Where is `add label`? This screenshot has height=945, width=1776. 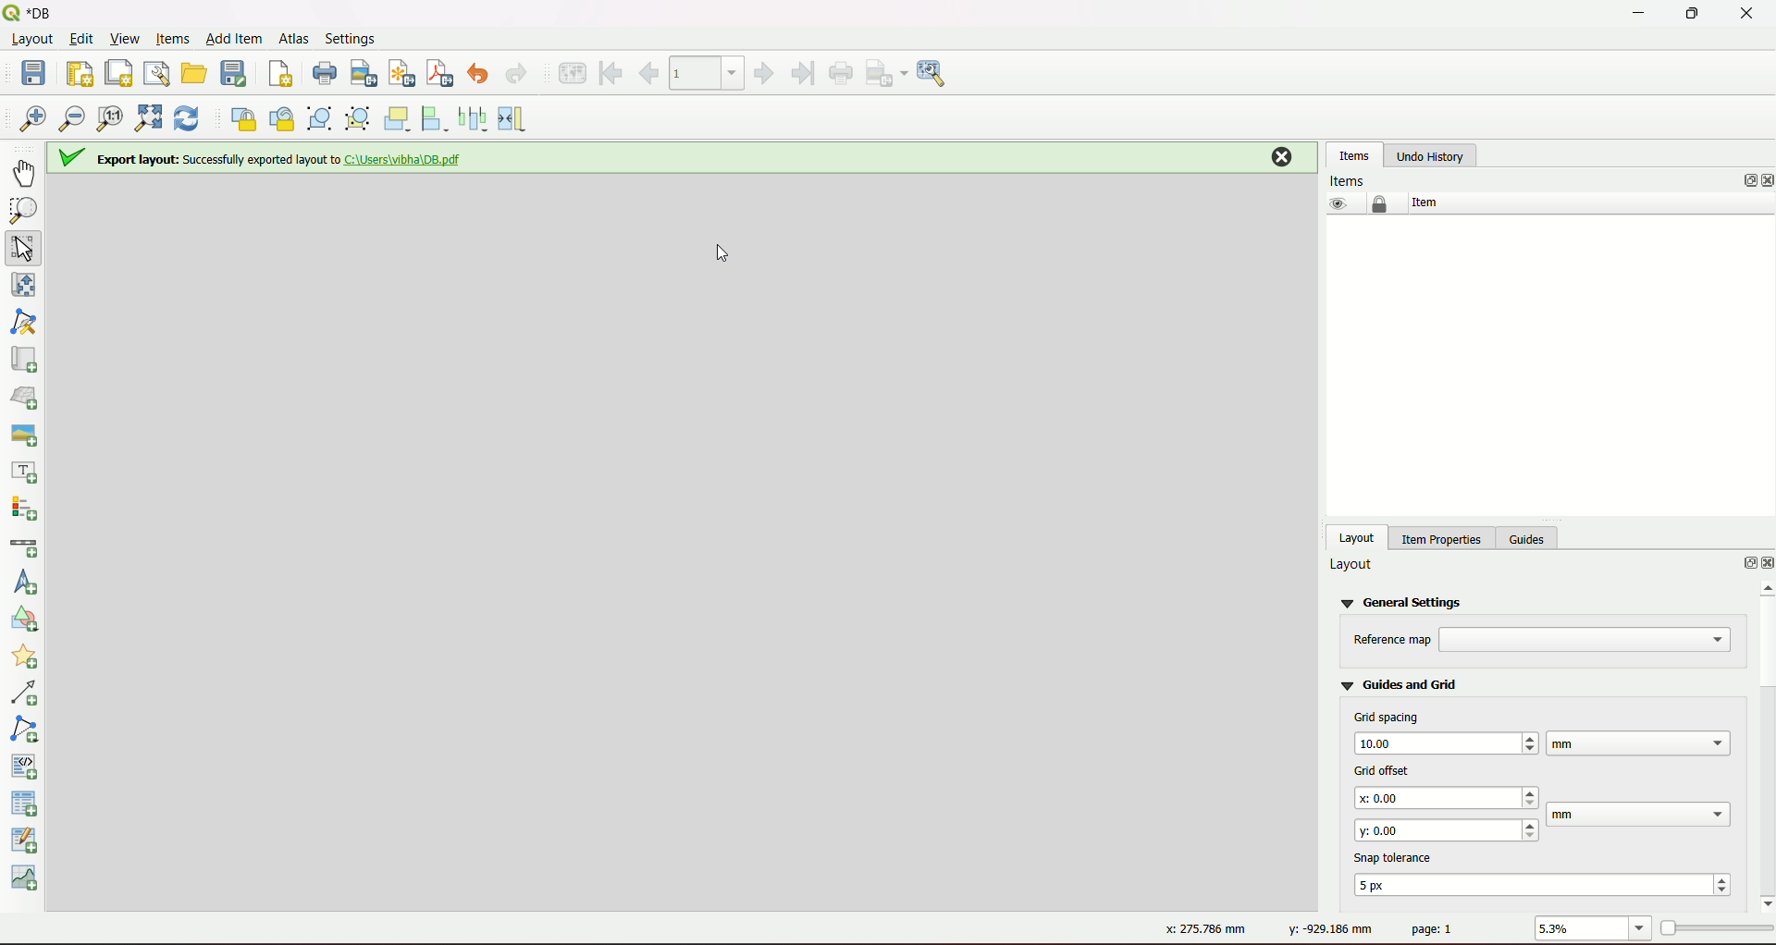 add label is located at coordinates (26, 472).